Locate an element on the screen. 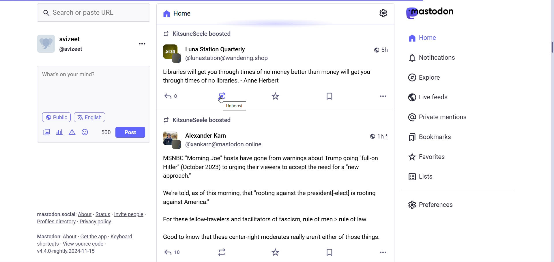  Post is located at coordinates (130, 132).